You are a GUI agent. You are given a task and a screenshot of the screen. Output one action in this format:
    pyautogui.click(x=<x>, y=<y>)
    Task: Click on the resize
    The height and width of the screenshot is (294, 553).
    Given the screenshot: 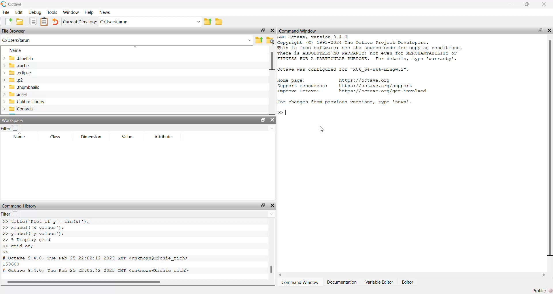 What is the action you would take?
    pyautogui.click(x=264, y=206)
    